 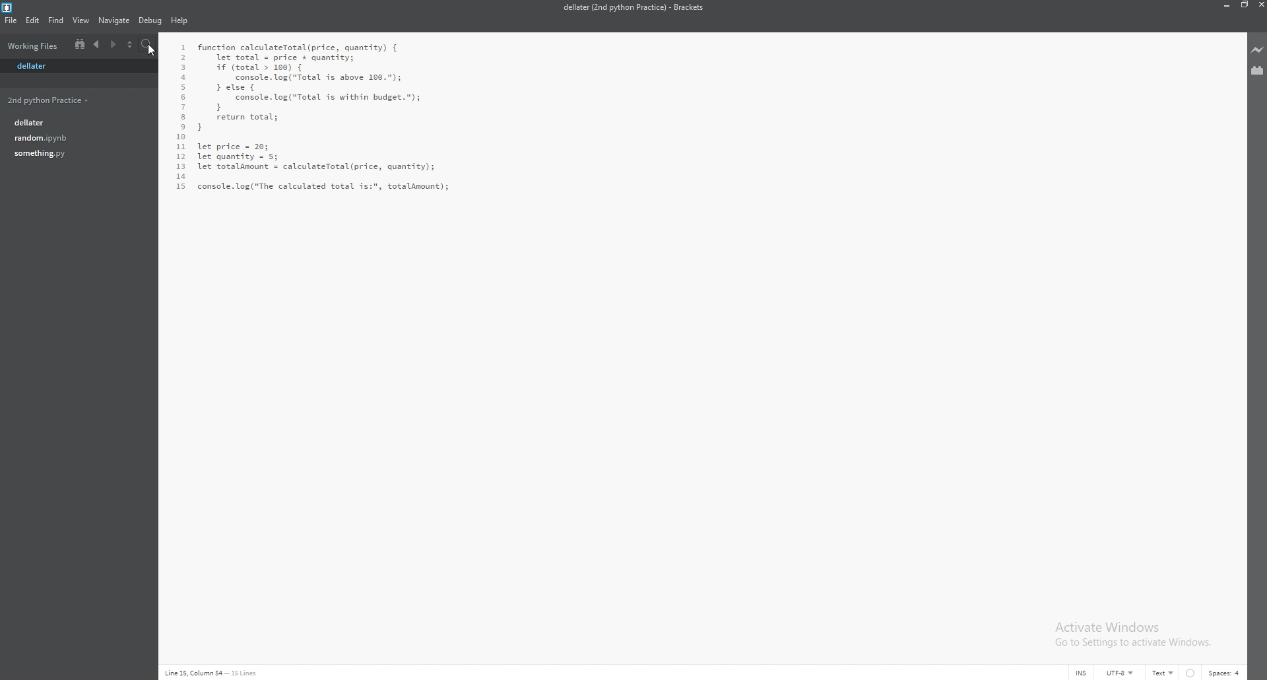 What do you see at coordinates (181, 137) in the screenshot?
I see `10` at bounding box center [181, 137].